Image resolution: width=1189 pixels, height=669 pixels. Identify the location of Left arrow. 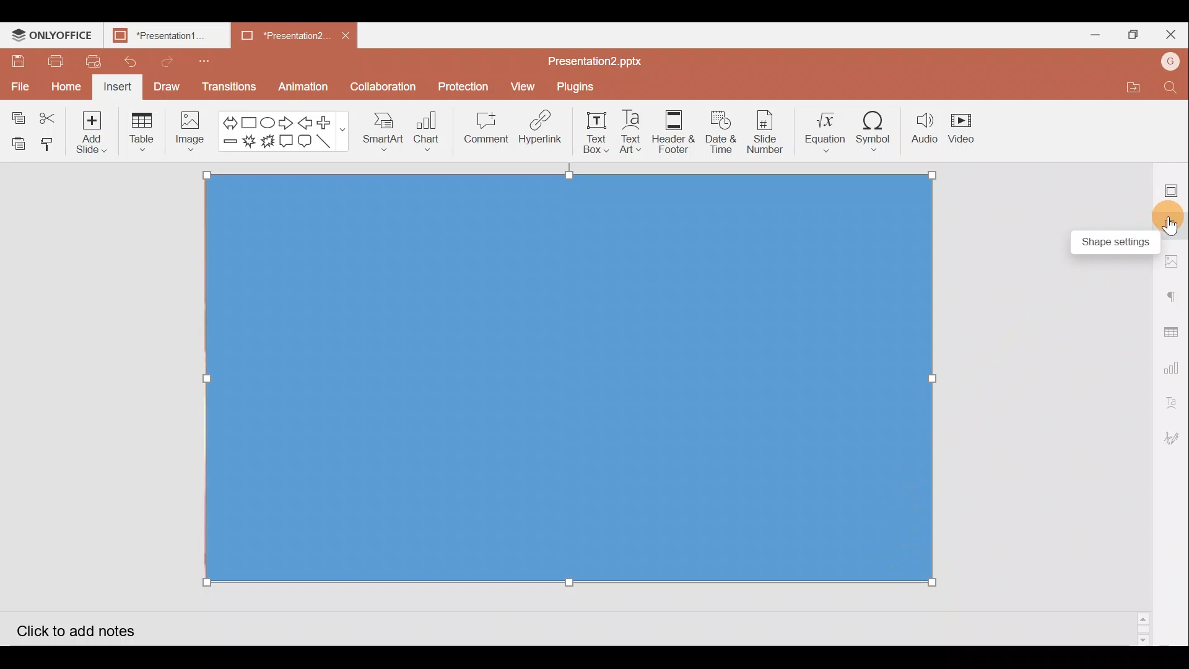
(305, 121).